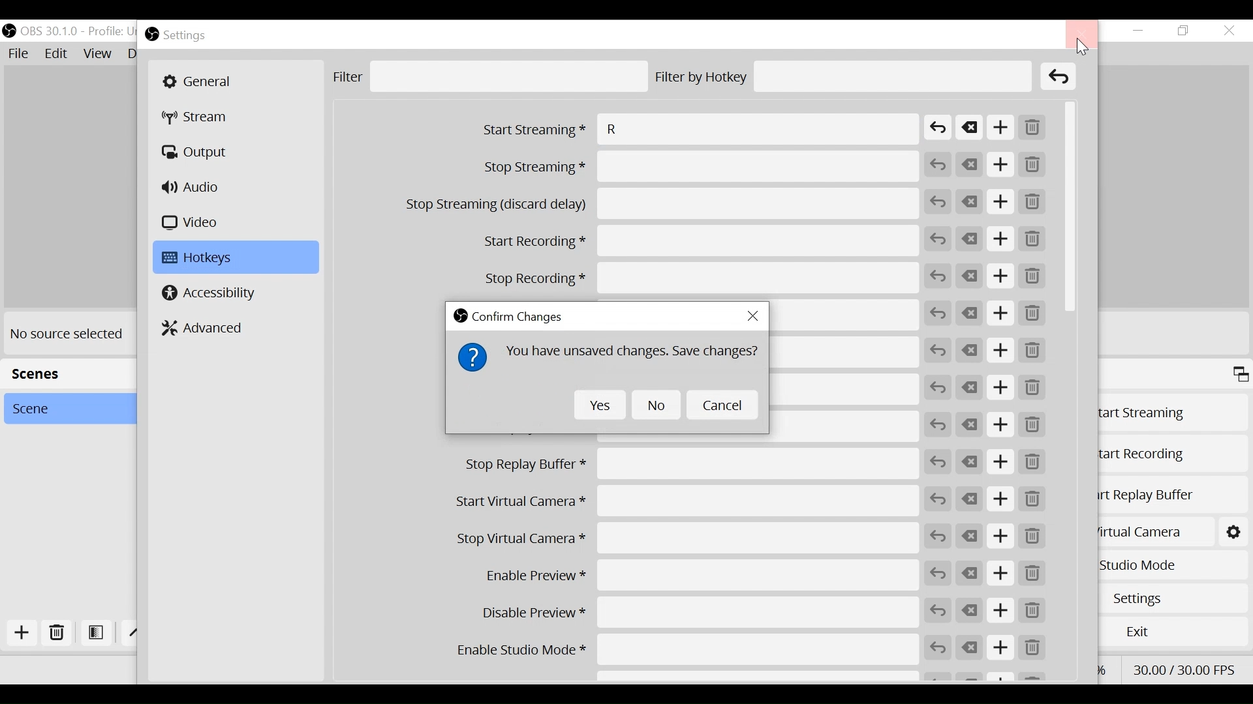  I want to click on Start Recording, so click(688, 240).